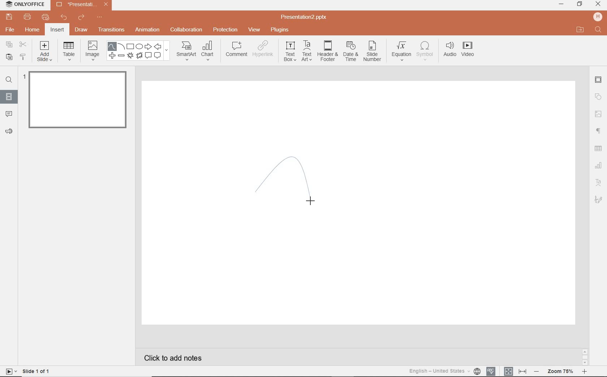 The image size is (607, 377). Describe the element at coordinates (597, 16) in the screenshot. I see `HP` at that location.